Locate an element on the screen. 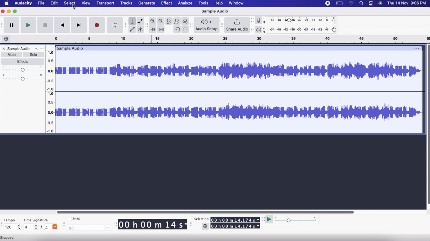 This screenshot has height=241, width=430. Sample Audio is located at coordinates (241, 90).